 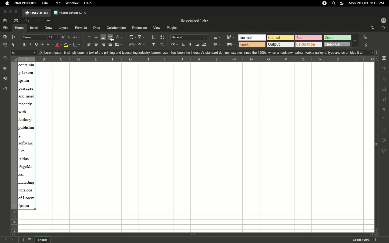 I want to click on Underline, so click(x=37, y=45).